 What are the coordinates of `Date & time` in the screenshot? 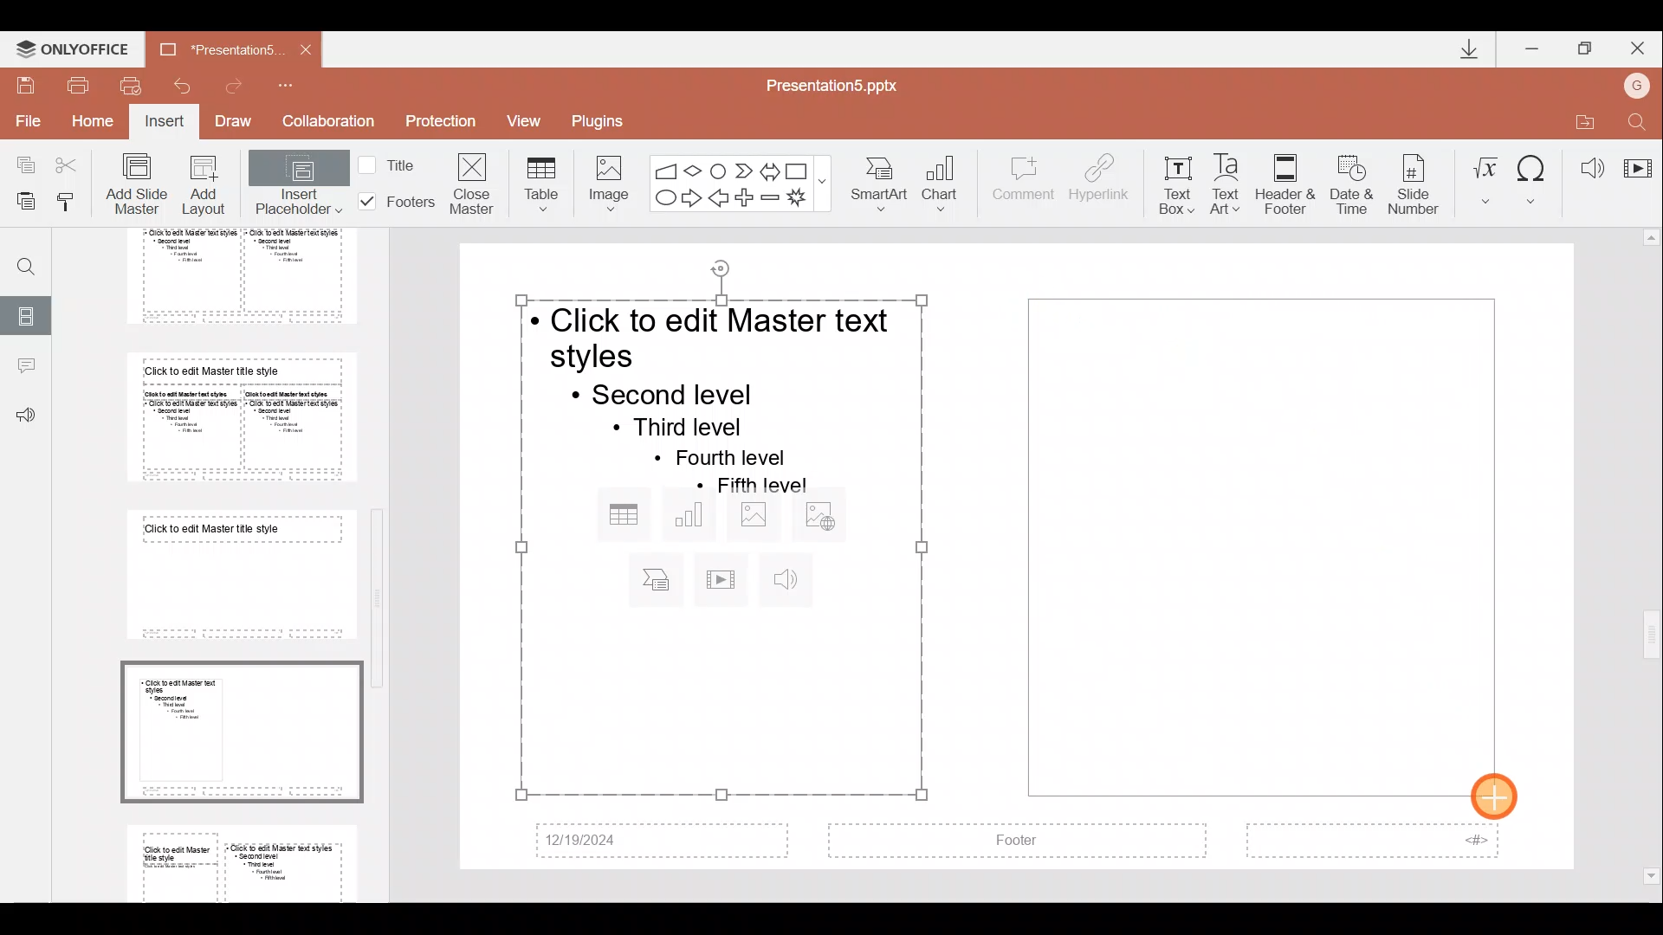 It's located at (1348, 181).